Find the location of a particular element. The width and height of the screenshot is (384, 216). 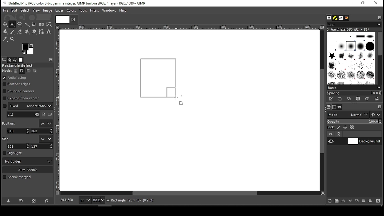

image is located at coordinates (47, 10).